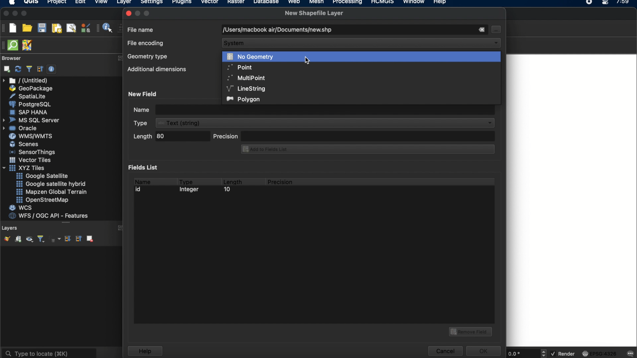 This screenshot has width=637, height=358. Describe the element at coordinates (30, 89) in the screenshot. I see `geo package` at that location.